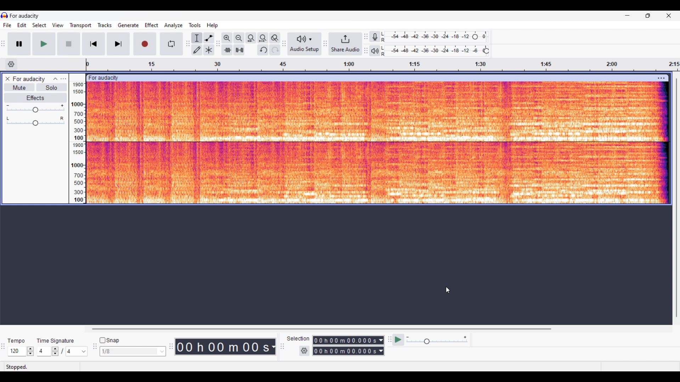 The image size is (680, 382). Describe the element at coordinates (35, 121) in the screenshot. I see `Pan slider` at that location.